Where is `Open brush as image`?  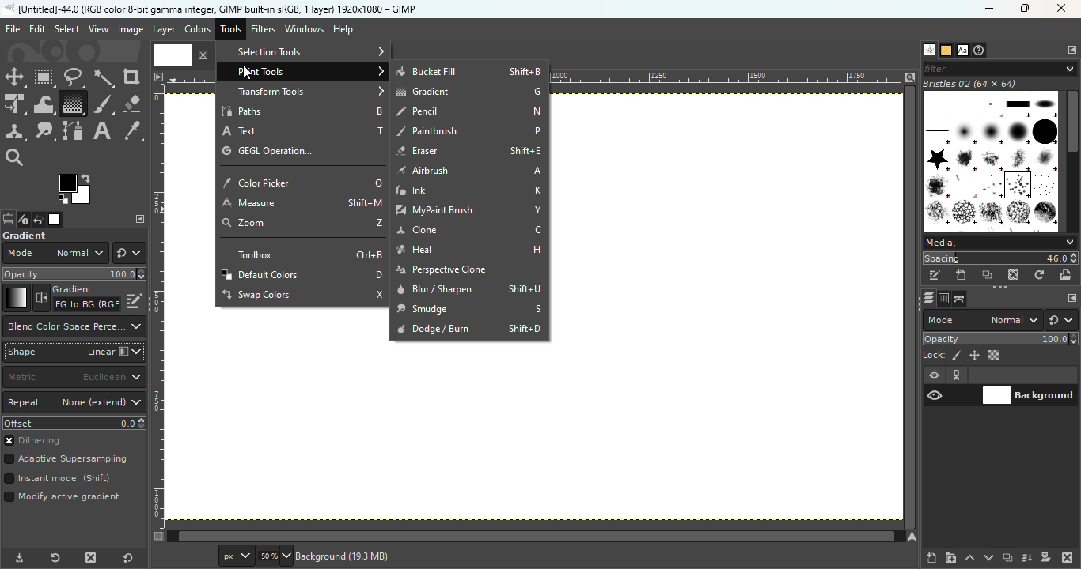
Open brush as image is located at coordinates (1067, 274).